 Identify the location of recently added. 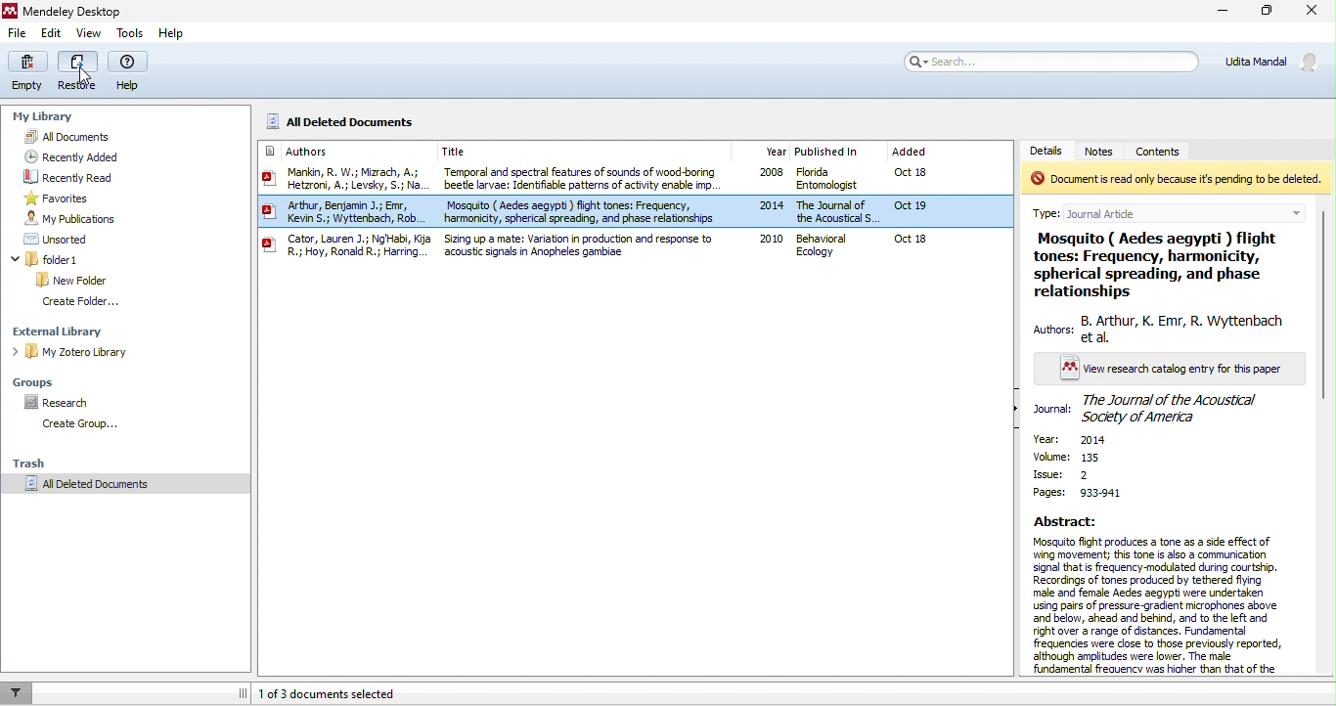
(95, 154).